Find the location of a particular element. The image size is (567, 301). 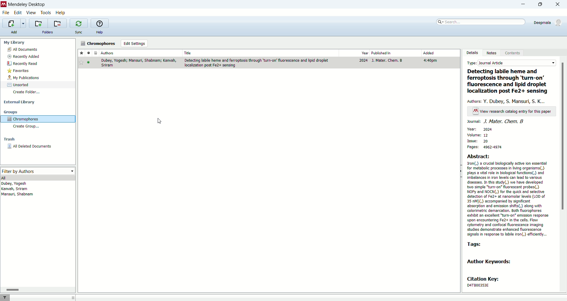

tags is located at coordinates (474, 244).